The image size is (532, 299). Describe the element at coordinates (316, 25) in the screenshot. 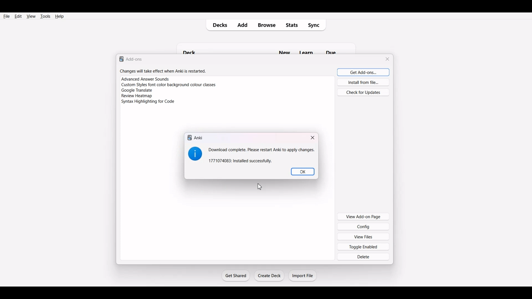

I see `Sync` at that location.